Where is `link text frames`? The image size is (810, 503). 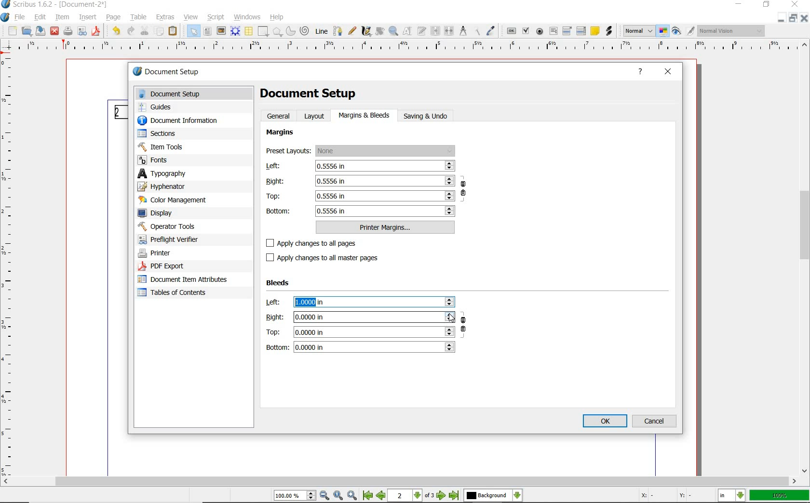
link text frames is located at coordinates (435, 31).